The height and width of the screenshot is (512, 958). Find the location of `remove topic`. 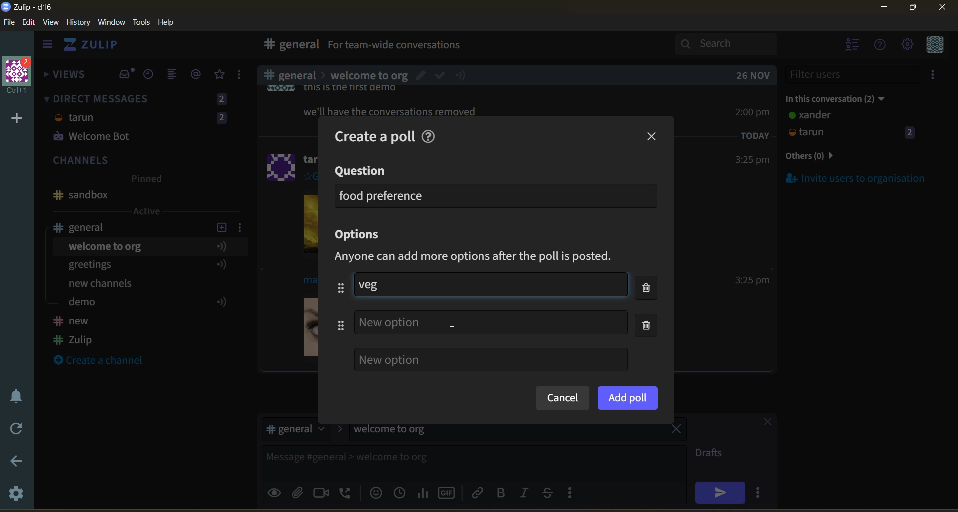

remove topic is located at coordinates (676, 430).